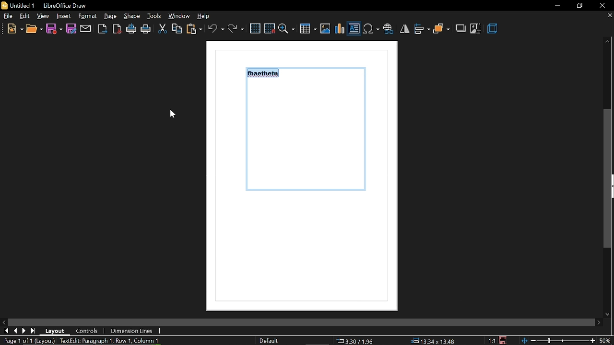  Describe the element at coordinates (177, 29) in the screenshot. I see `copy` at that location.